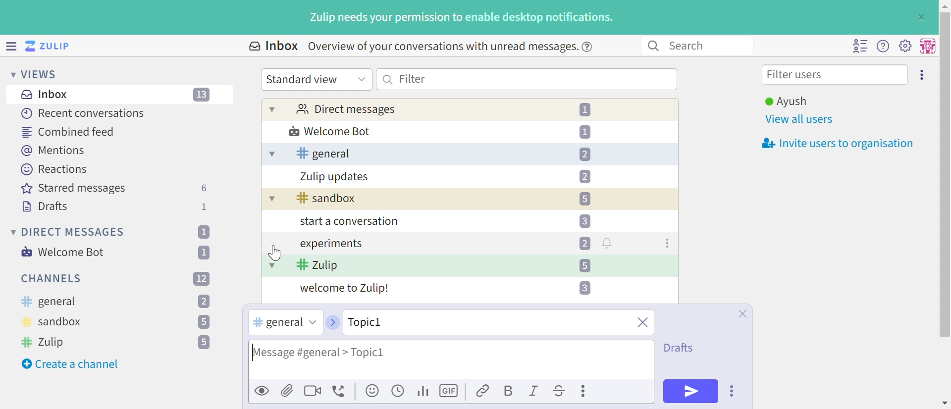 The width and height of the screenshot is (951, 409). I want to click on Zulip, so click(45, 342).